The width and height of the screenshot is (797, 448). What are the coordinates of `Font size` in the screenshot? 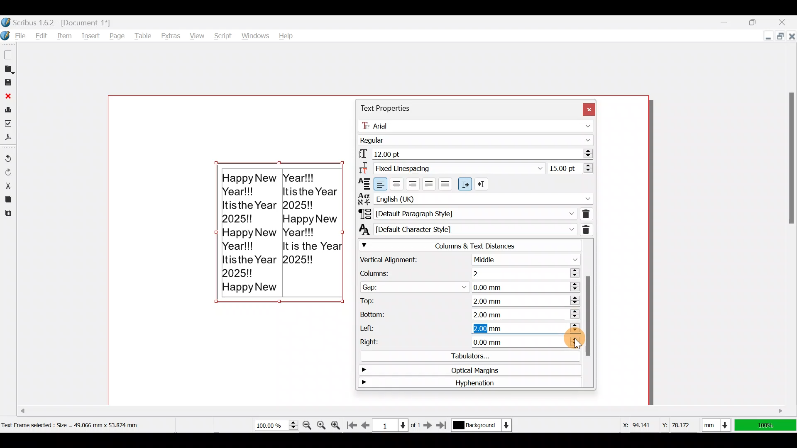 It's located at (474, 153).